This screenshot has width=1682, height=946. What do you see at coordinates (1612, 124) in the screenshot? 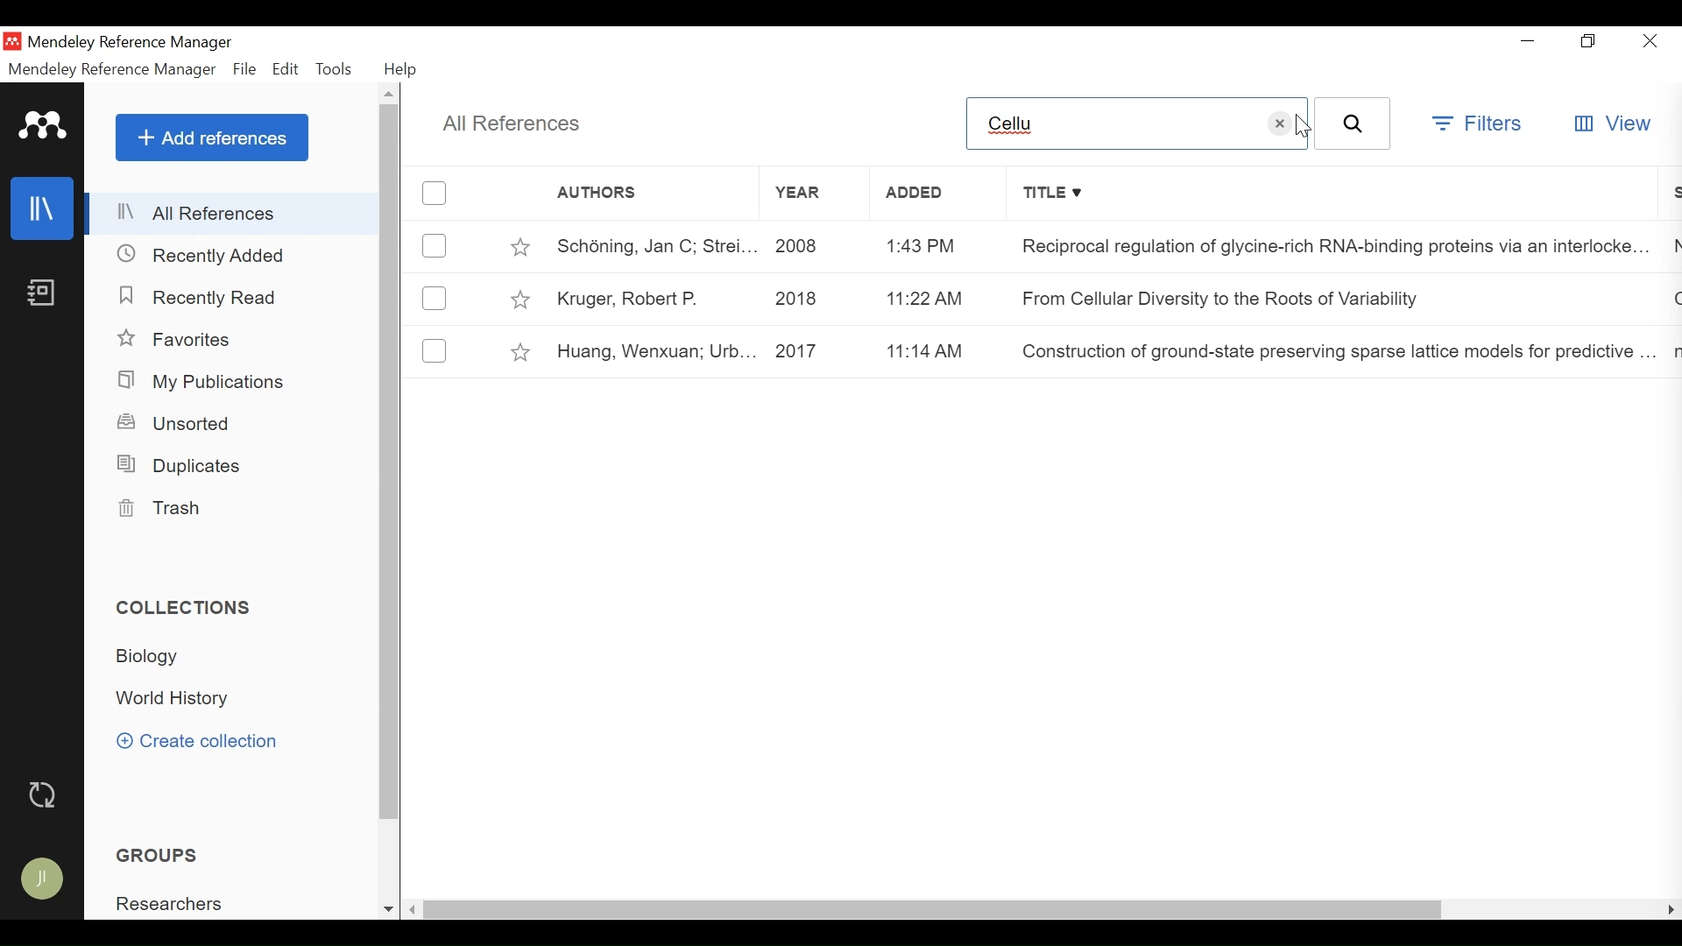
I see `View` at bounding box center [1612, 124].